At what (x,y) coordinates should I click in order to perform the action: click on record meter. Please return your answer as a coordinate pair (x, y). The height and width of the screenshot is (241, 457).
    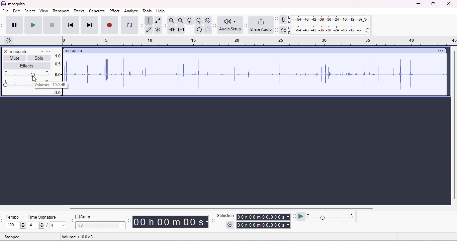
    Looking at the image, I should click on (284, 20).